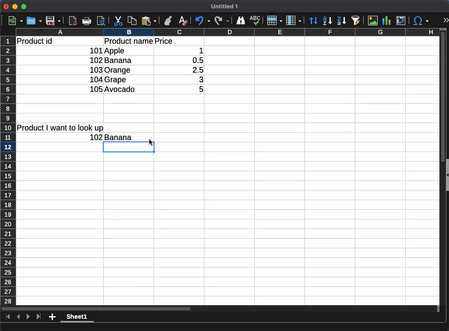  I want to click on paste, so click(149, 21).